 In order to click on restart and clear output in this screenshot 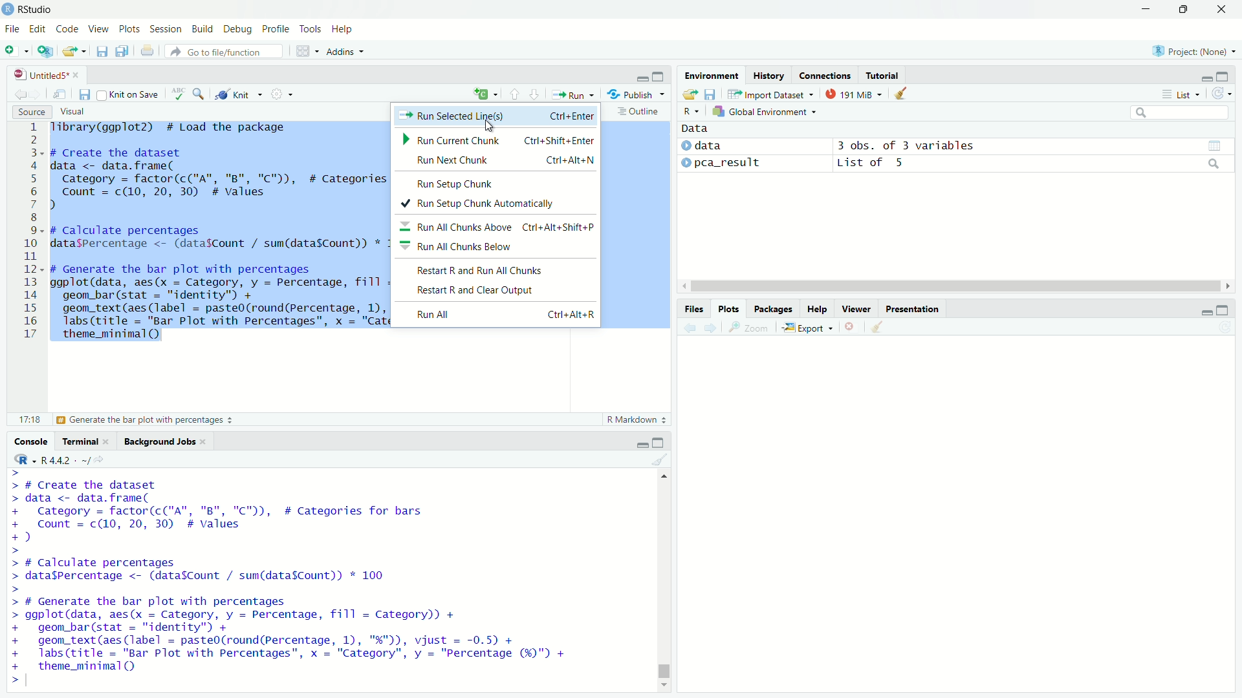, I will do `click(499, 289)`.